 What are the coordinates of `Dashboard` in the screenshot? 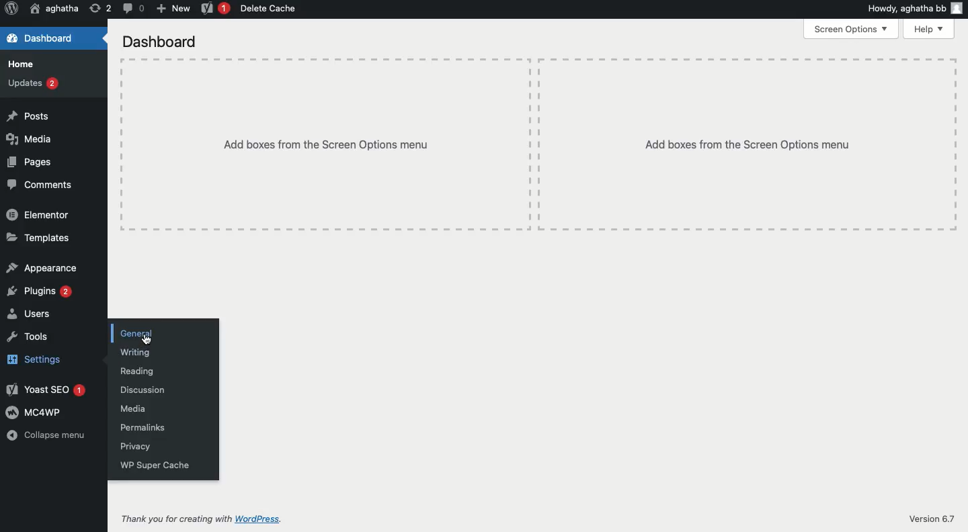 It's located at (160, 42).